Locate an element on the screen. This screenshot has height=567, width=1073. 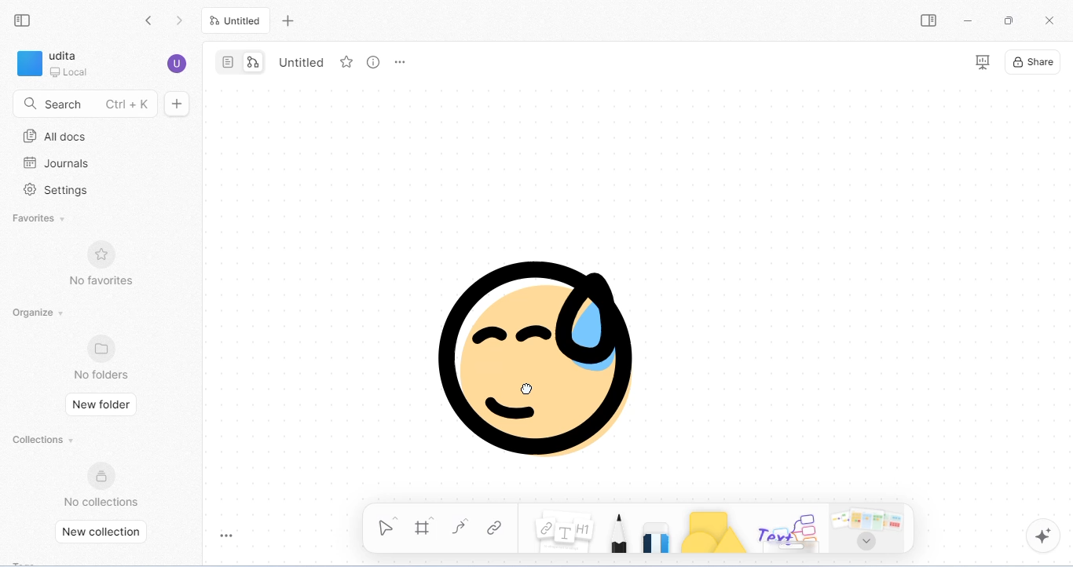
open side bar is located at coordinates (929, 20).